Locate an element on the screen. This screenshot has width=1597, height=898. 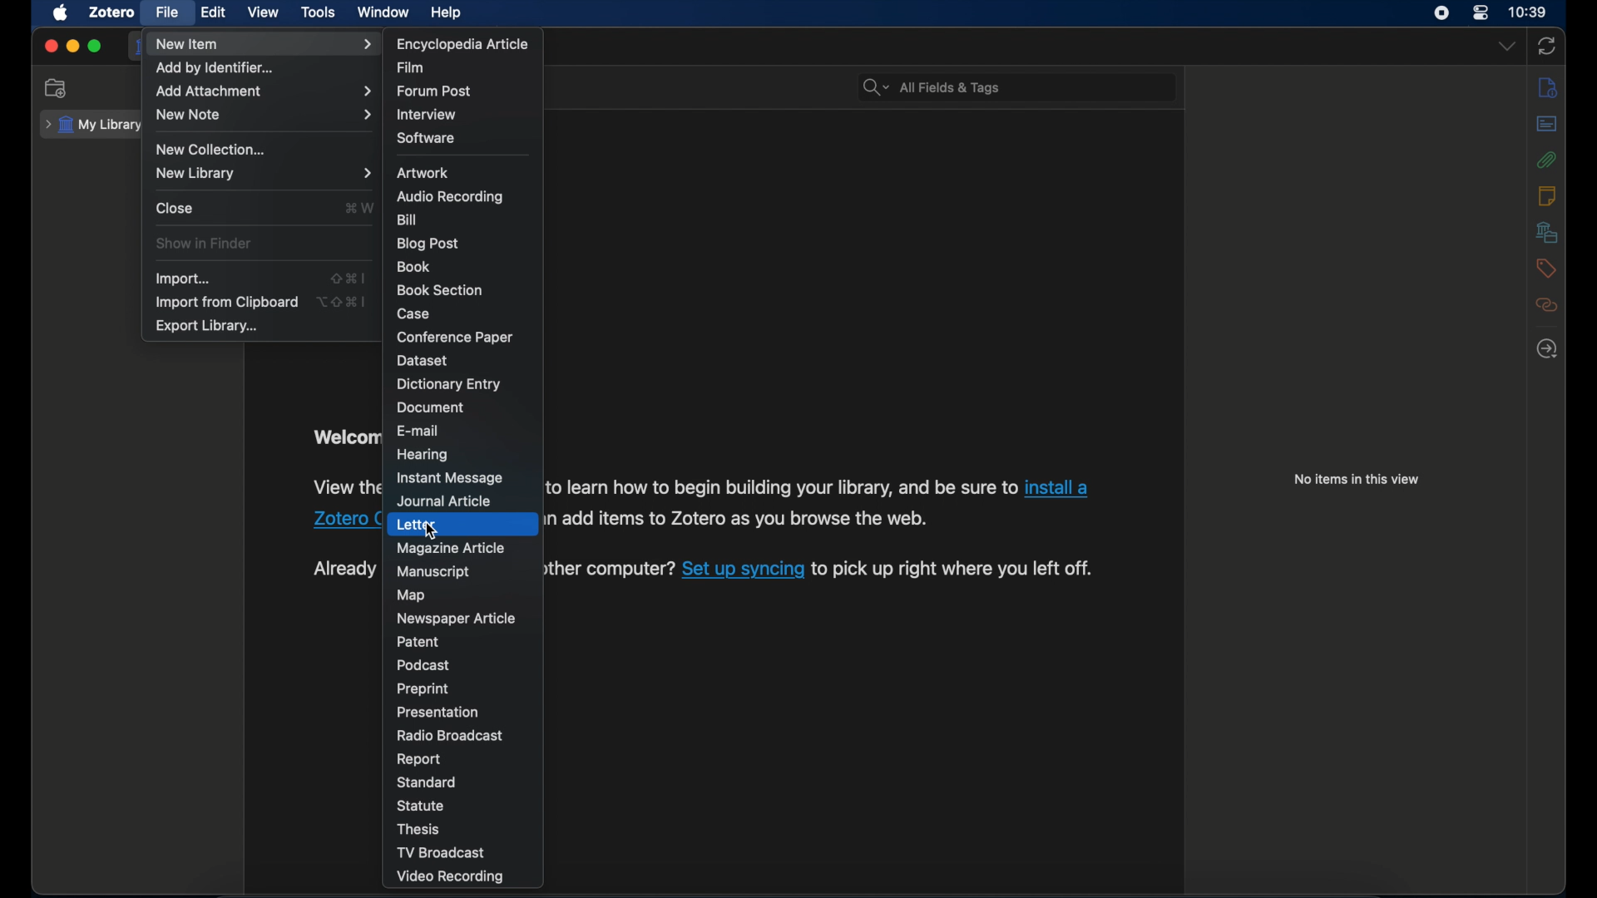
report is located at coordinates (420, 760).